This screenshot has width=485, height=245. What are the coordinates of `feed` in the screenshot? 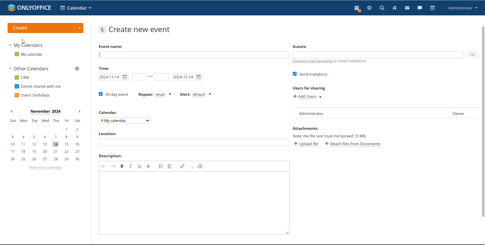 It's located at (394, 8).